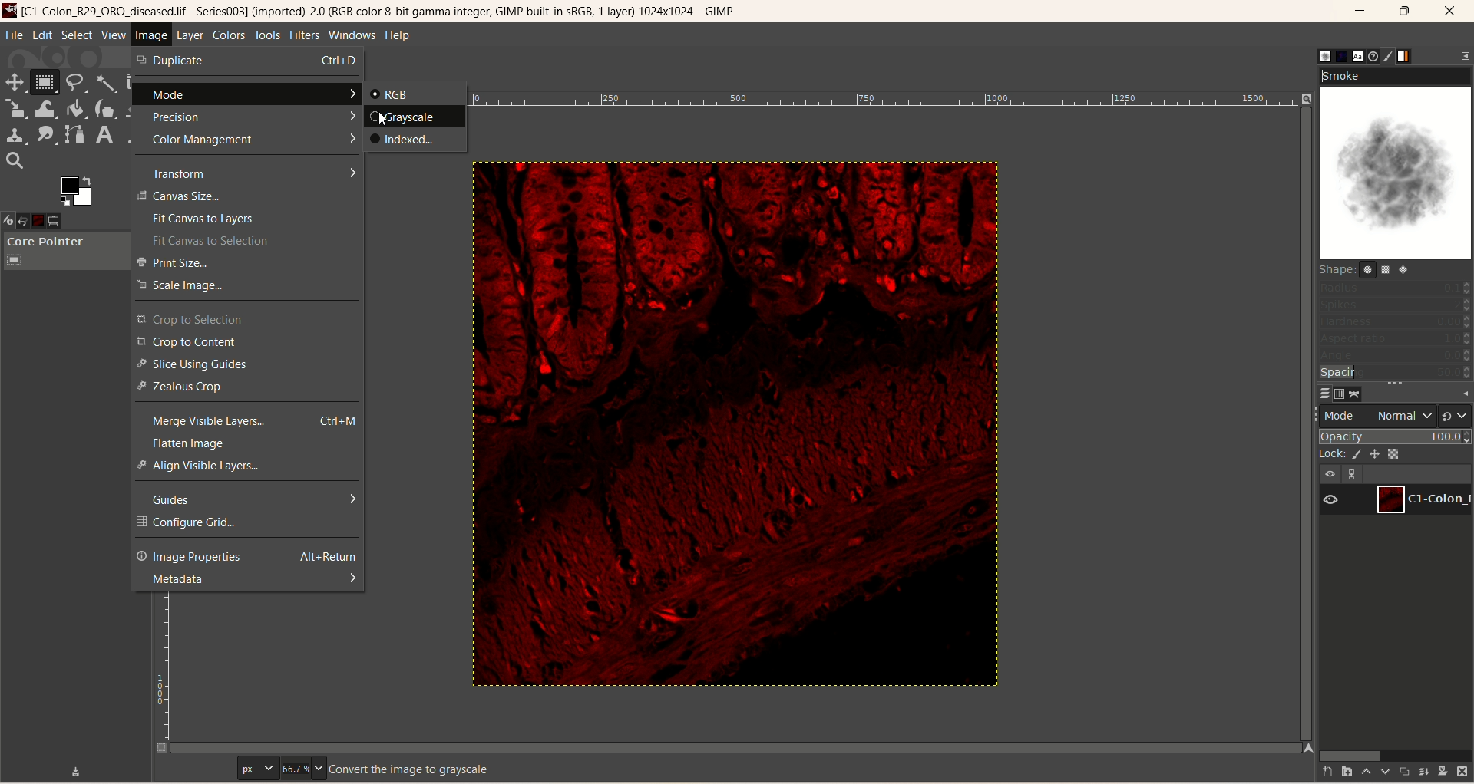 The width and height of the screenshot is (1474, 784). Describe the element at coordinates (40, 219) in the screenshot. I see `image` at that location.